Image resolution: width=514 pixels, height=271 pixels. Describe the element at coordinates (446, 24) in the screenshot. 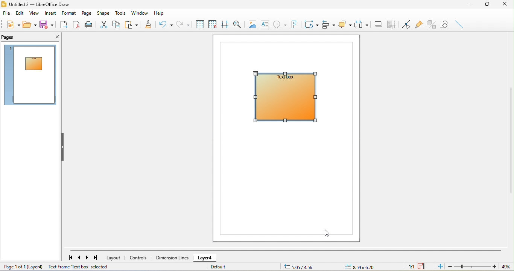

I see `show draw function` at that location.